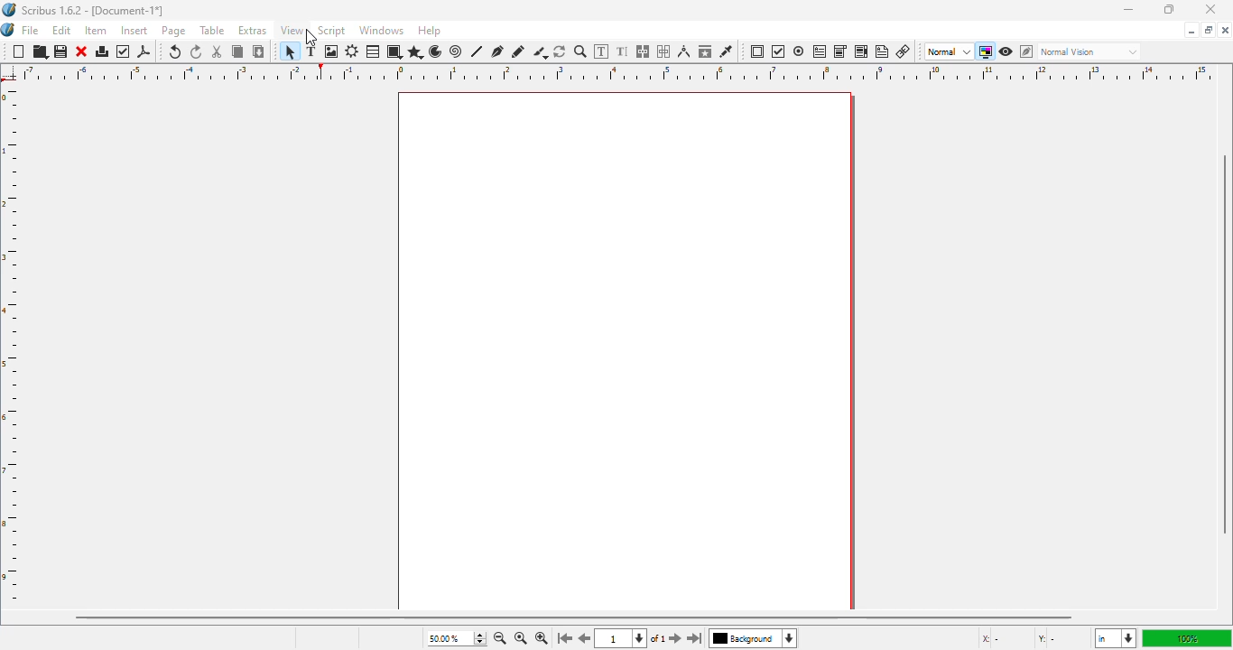 The height and width of the screenshot is (650, 1233). I want to click on spiral, so click(456, 51).